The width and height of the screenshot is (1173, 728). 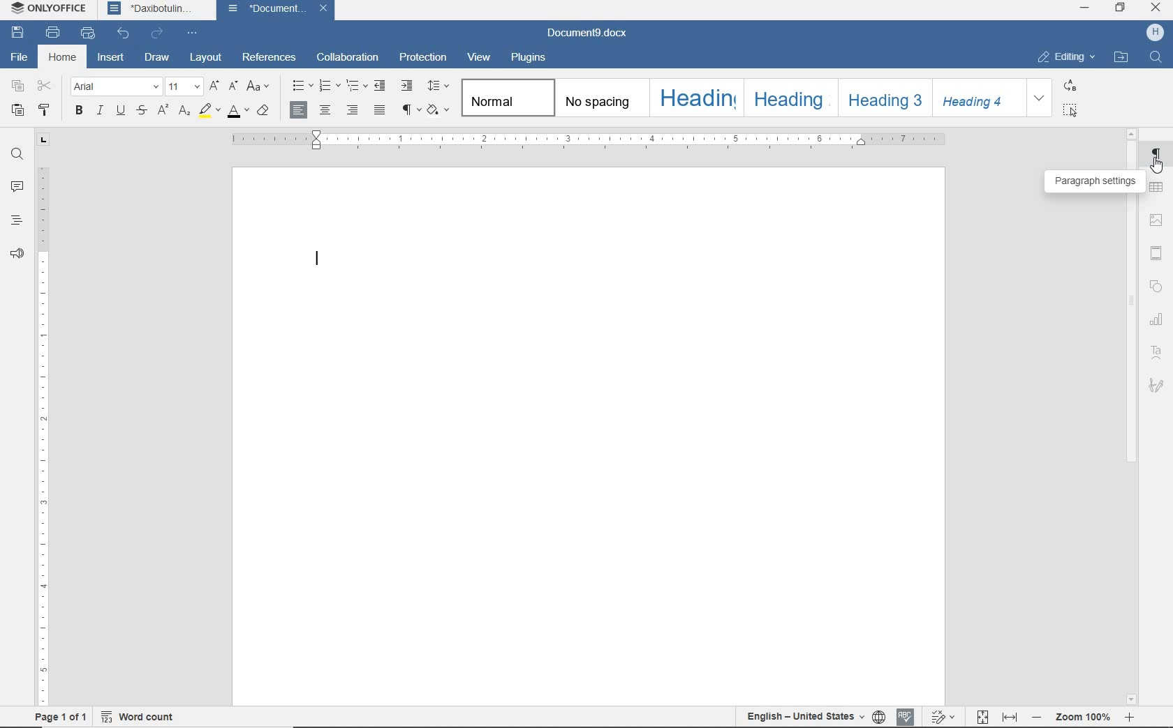 What do you see at coordinates (1157, 60) in the screenshot?
I see `FIND` at bounding box center [1157, 60].